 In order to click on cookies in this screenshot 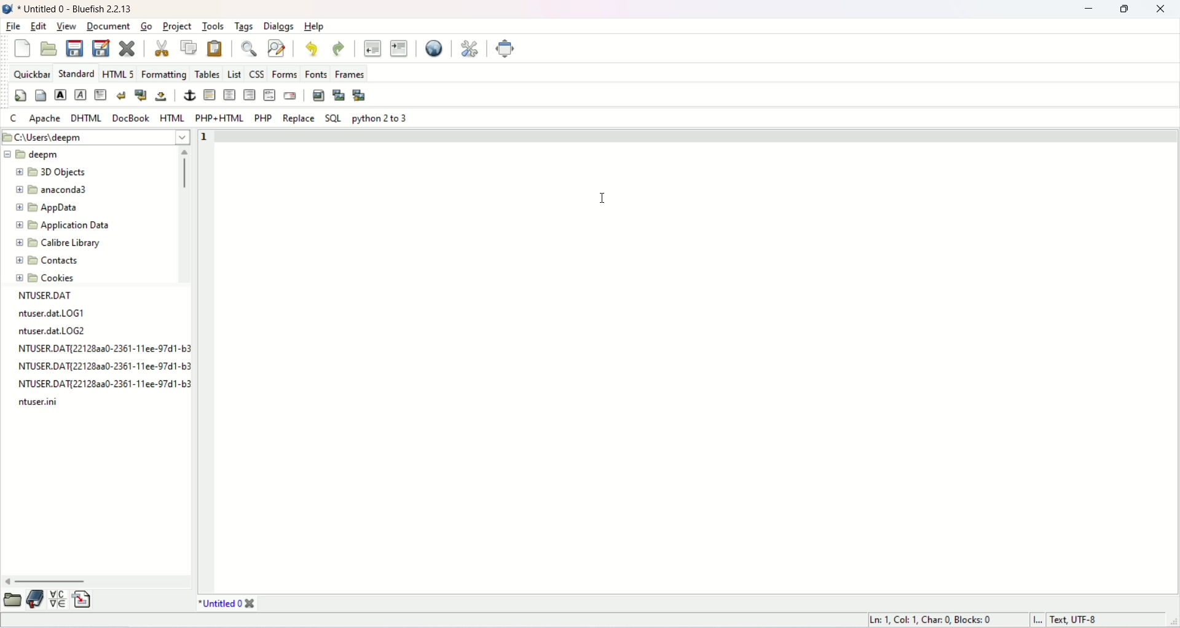, I will do `click(44, 279)`.